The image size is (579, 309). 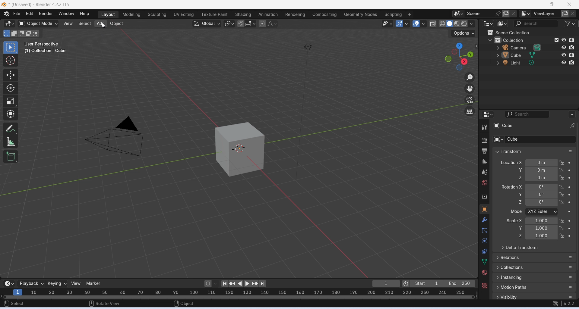 What do you see at coordinates (4, 5) in the screenshot?
I see `Logo` at bounding box center [4, 5].